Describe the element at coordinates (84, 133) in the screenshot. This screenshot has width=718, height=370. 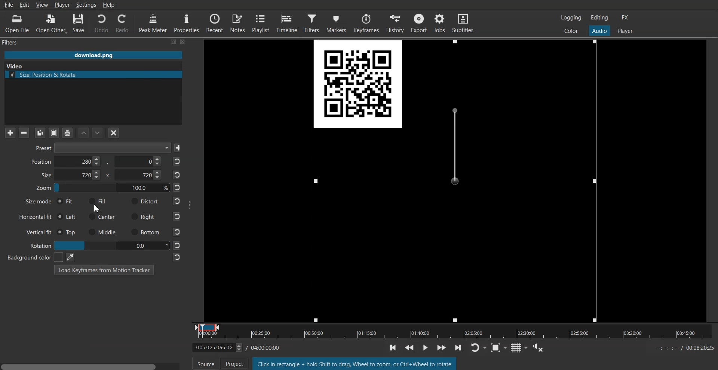
I see `Move filter up` at that location.